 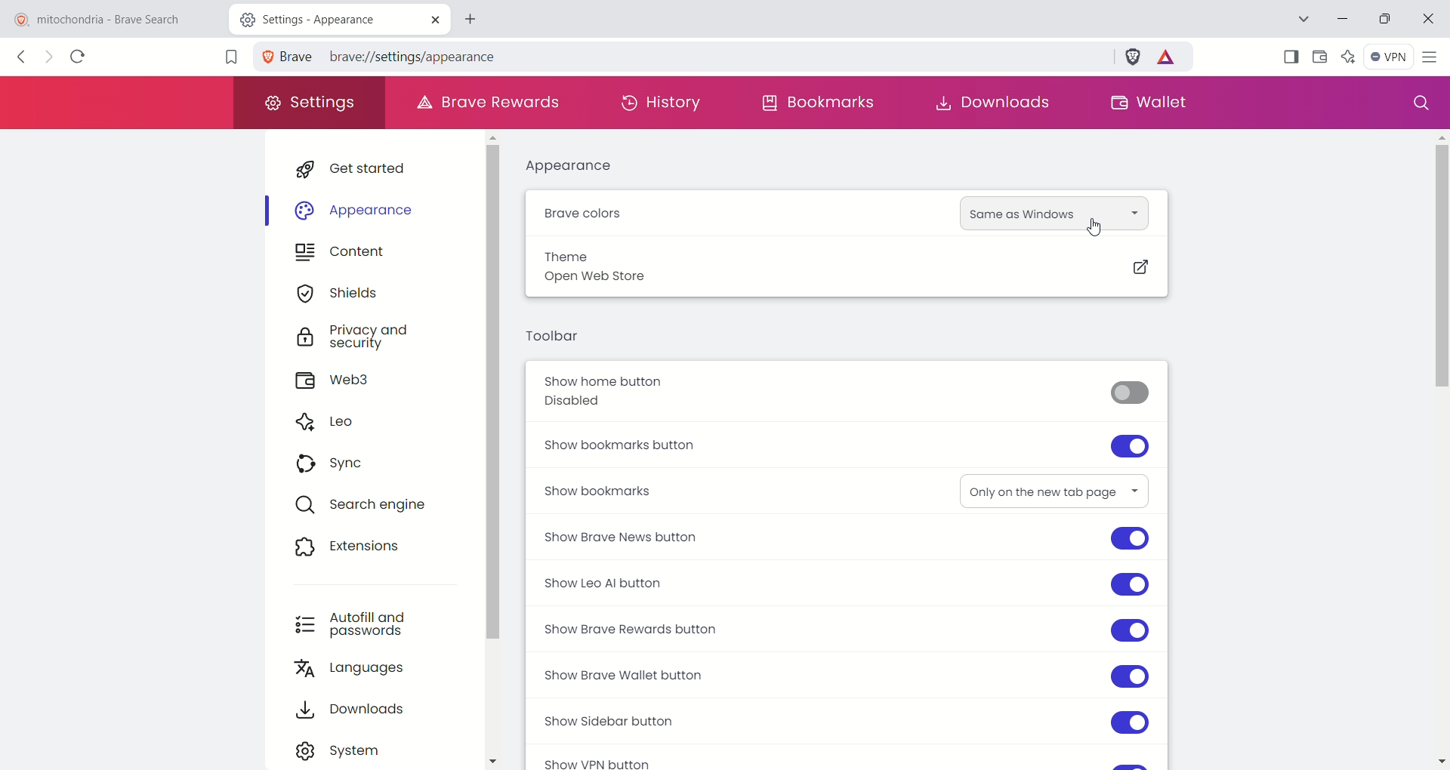 What do you see at coordinates (288, 18) in the screenshot?
I see `Settings` at bounding box center [288, 18].